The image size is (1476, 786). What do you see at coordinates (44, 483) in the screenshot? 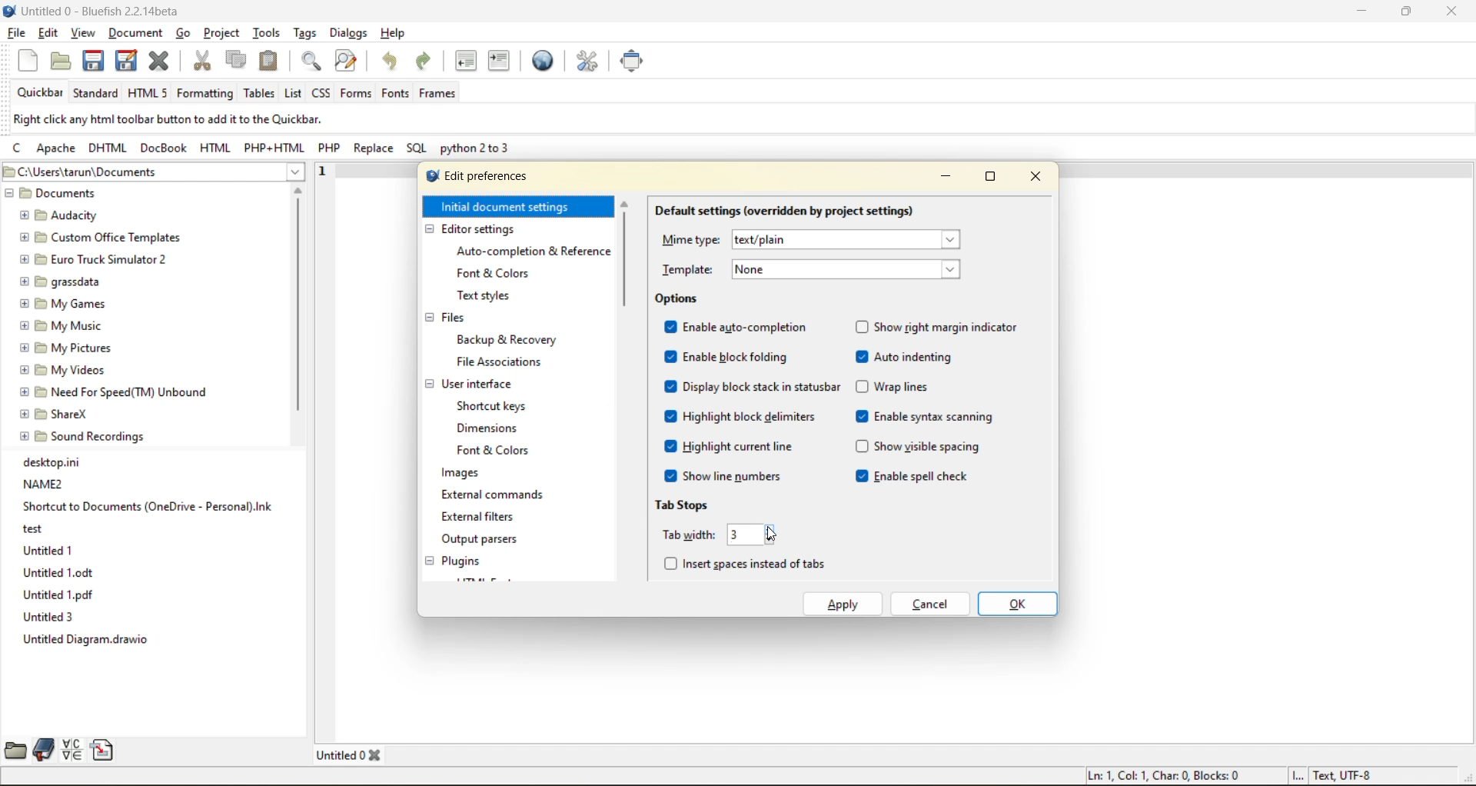
I see `NAME2` at bounding box center [44, 483].